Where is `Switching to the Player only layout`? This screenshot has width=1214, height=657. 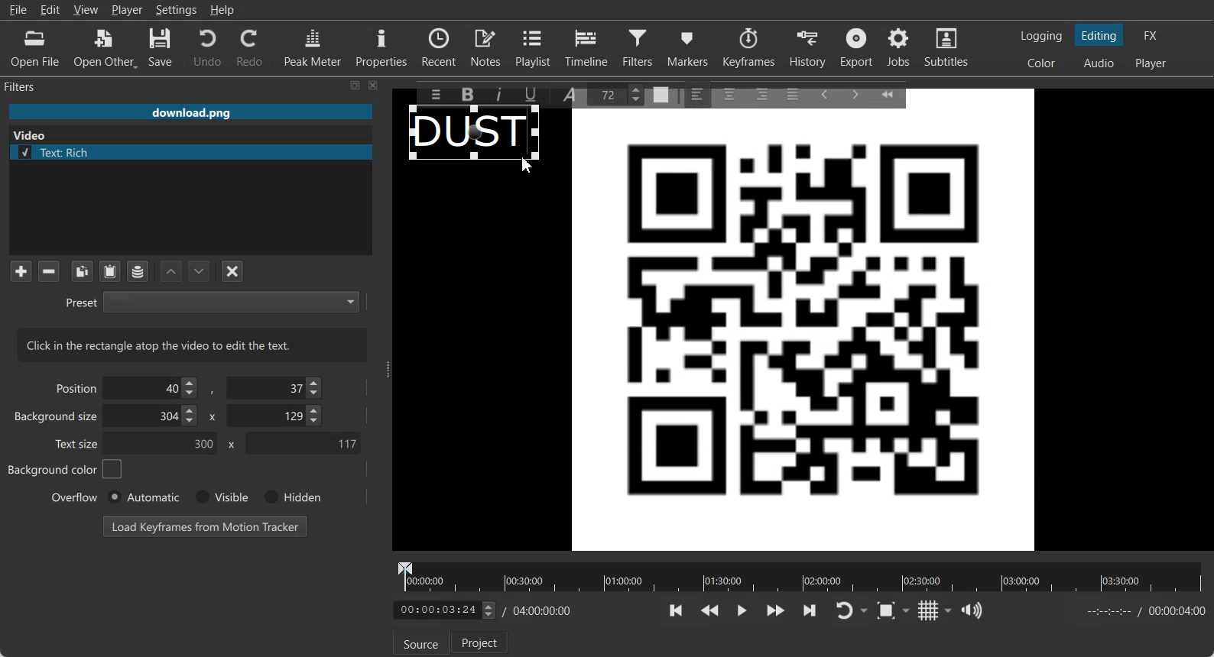 Switching to the Player only layout is located at coordinates (1152, 63).